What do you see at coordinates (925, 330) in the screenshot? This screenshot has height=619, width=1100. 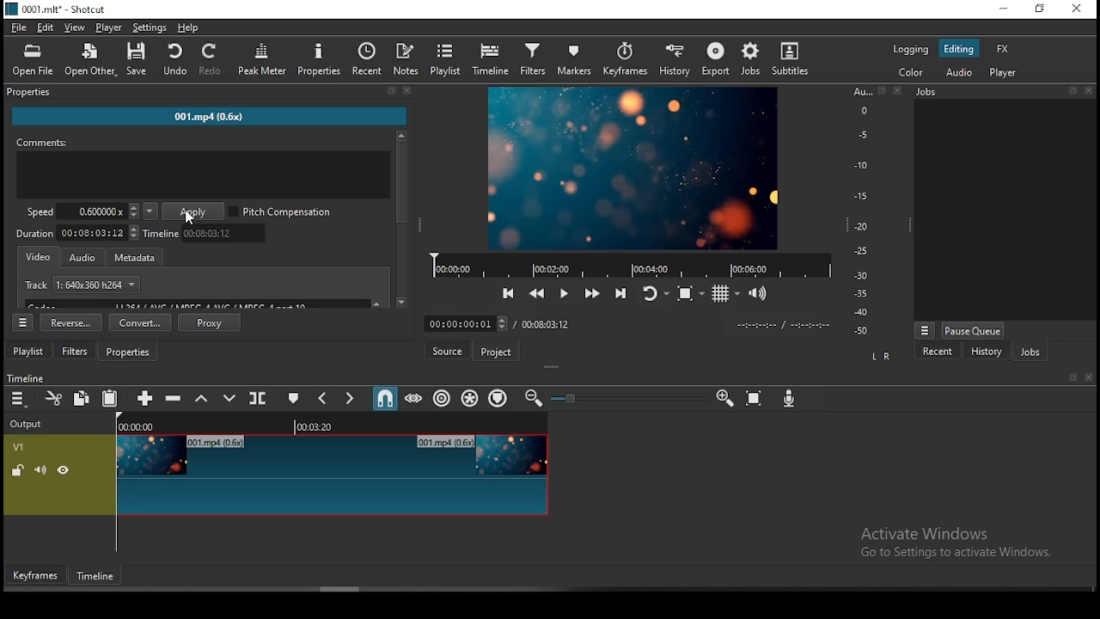 I see `view menu` at bounding box center [925, 330].